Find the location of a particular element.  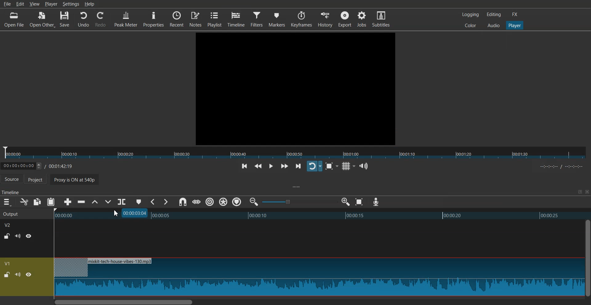

Mute is located at coordinates (18, 236).